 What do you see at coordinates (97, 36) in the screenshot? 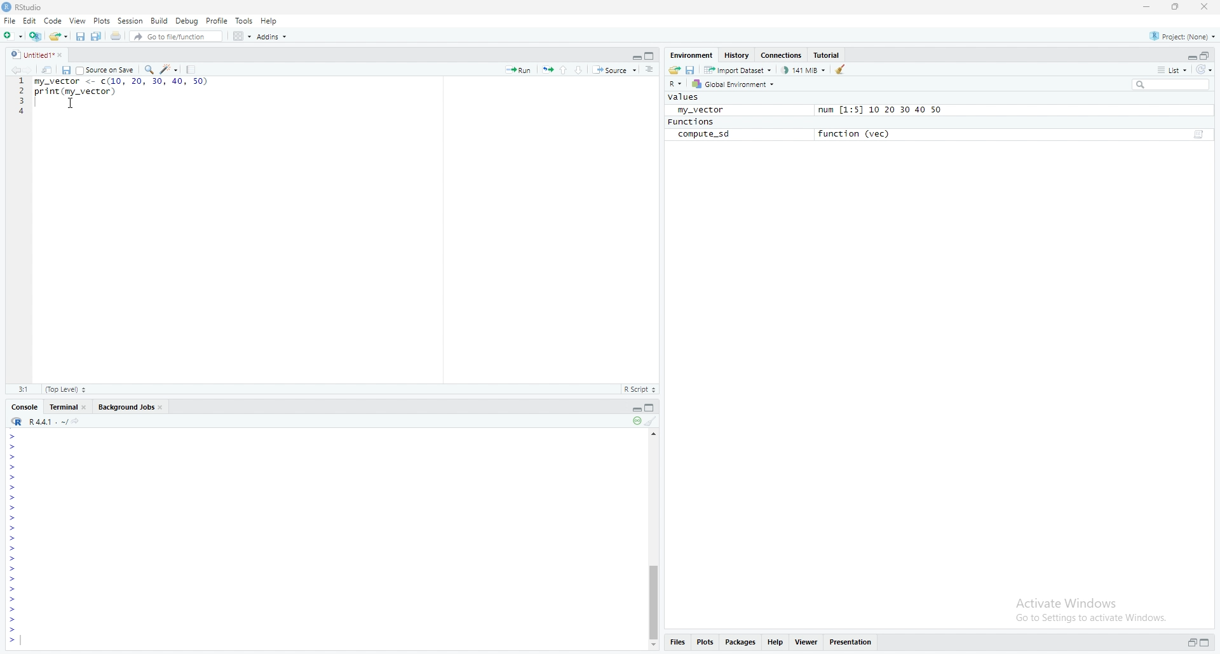
I see `Save all open documents (Ctrl + Alt + S)` at bounding box center [97, 36].